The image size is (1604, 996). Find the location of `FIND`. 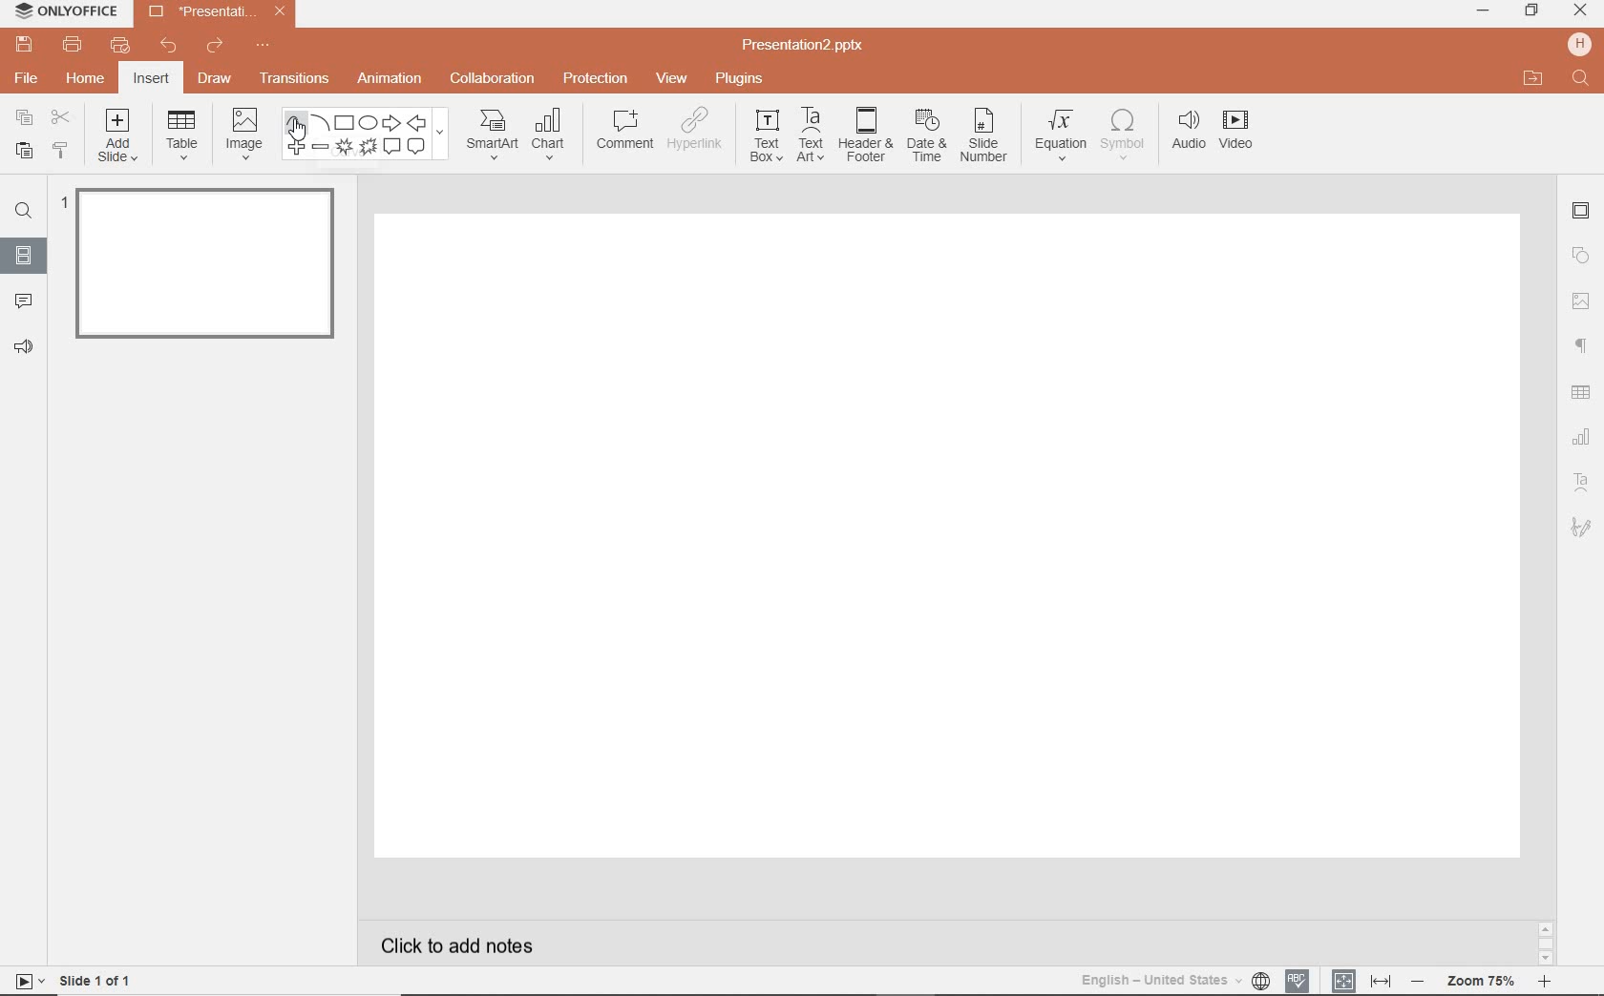

FIND is located at coordinates (27, 211).